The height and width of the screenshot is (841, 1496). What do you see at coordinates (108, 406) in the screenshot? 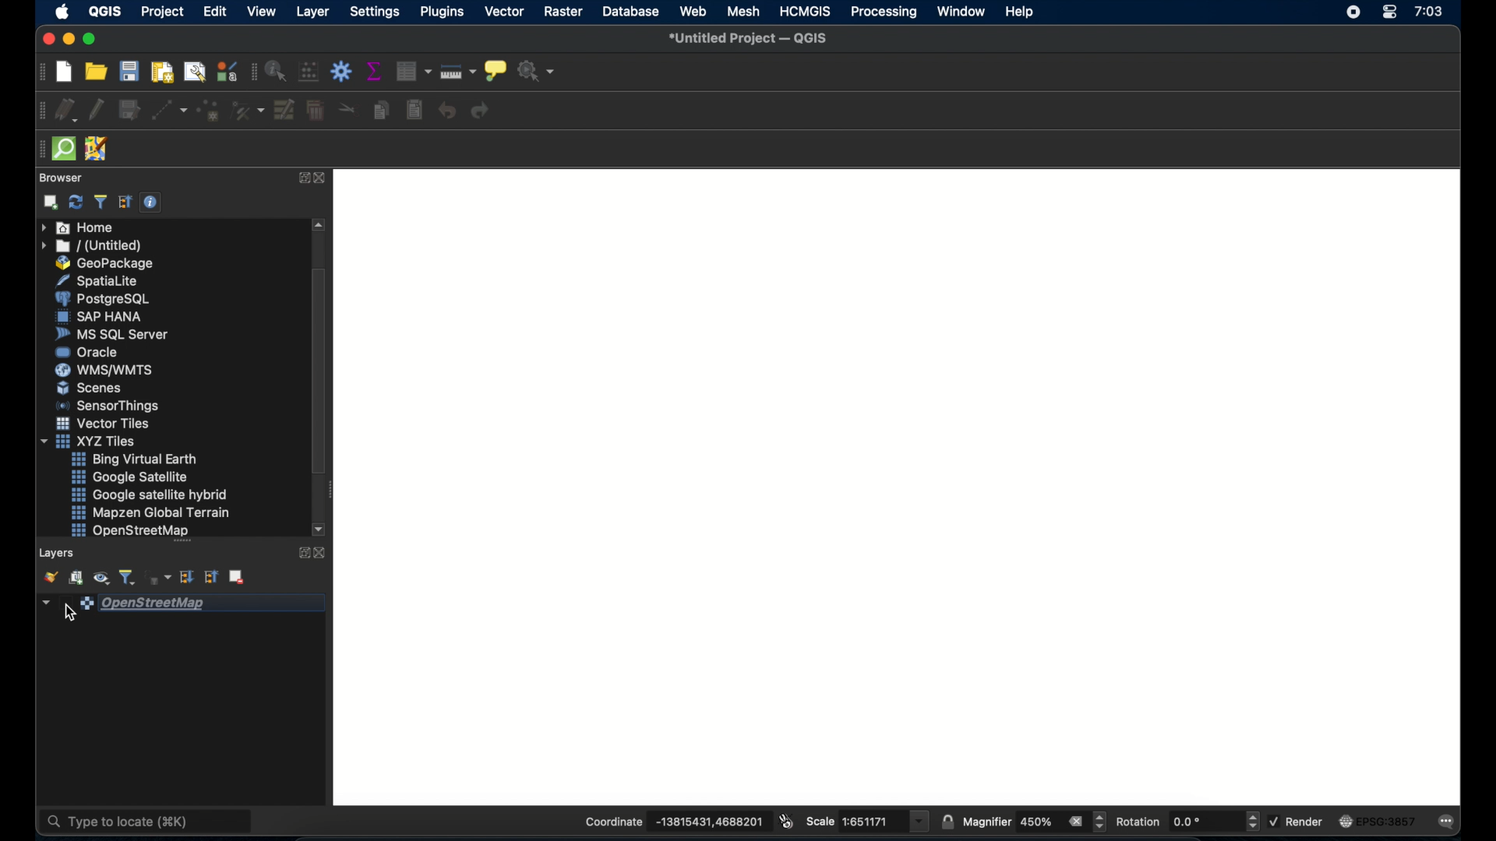
I see `sensor things` at bounding box center [108, 406].